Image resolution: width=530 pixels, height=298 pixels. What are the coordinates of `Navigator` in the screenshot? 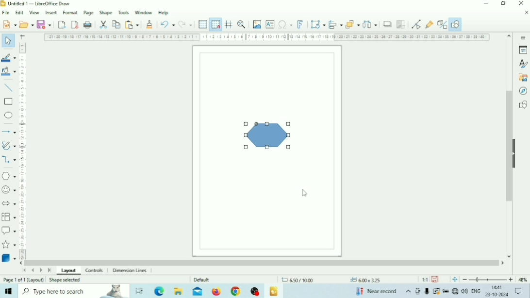 It's located at (522, 91).